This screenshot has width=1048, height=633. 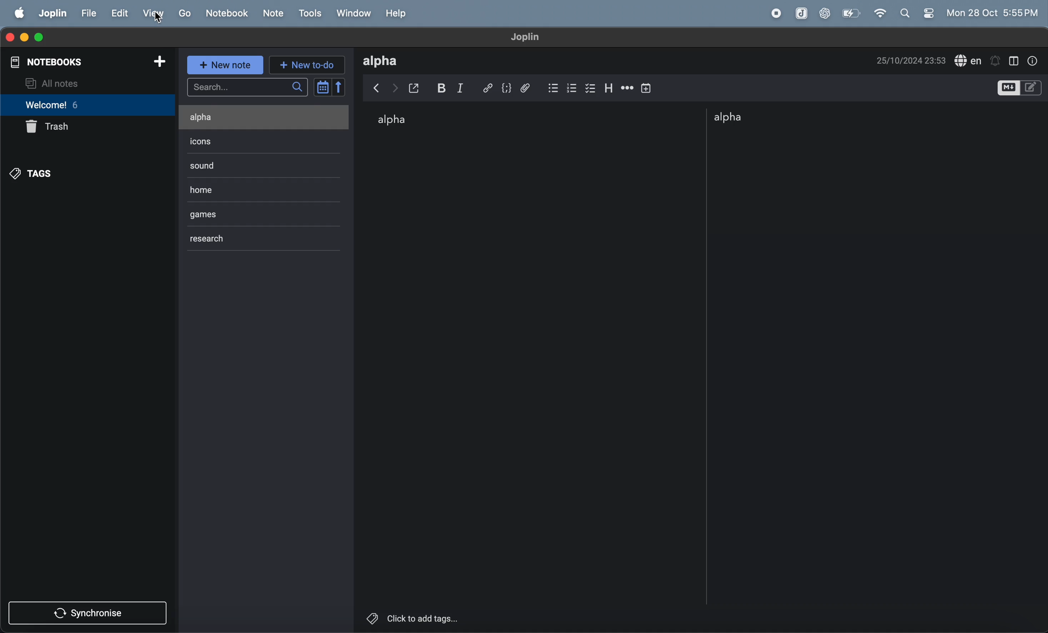 I want to click on back, so click(x=375, y=88).